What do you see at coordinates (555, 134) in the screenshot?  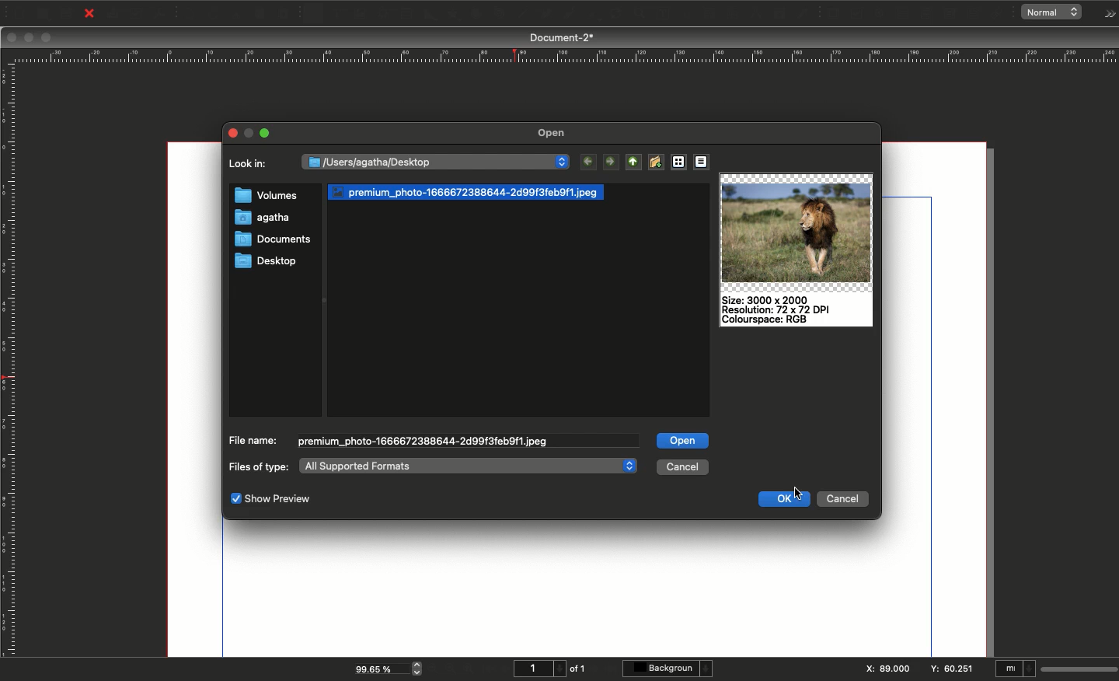 I see `Open` at bounding box center [555, 134].